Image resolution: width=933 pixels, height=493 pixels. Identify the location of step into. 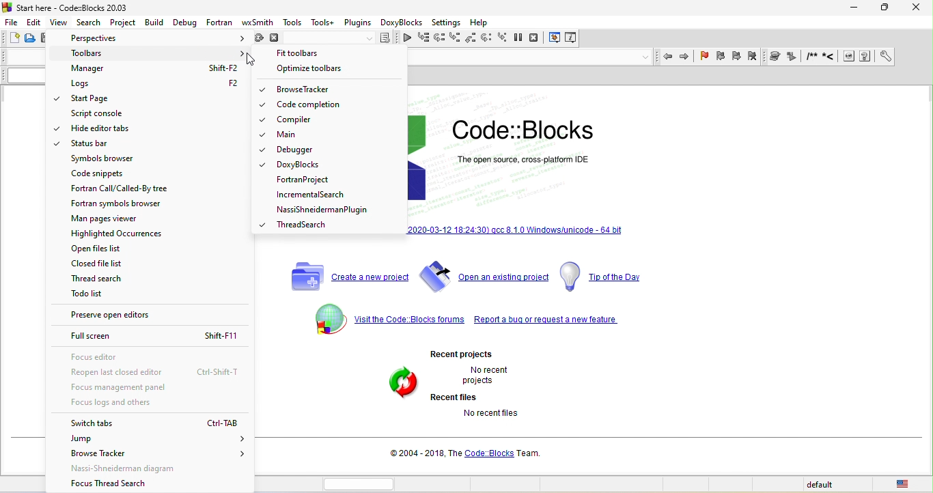
(456, 38).